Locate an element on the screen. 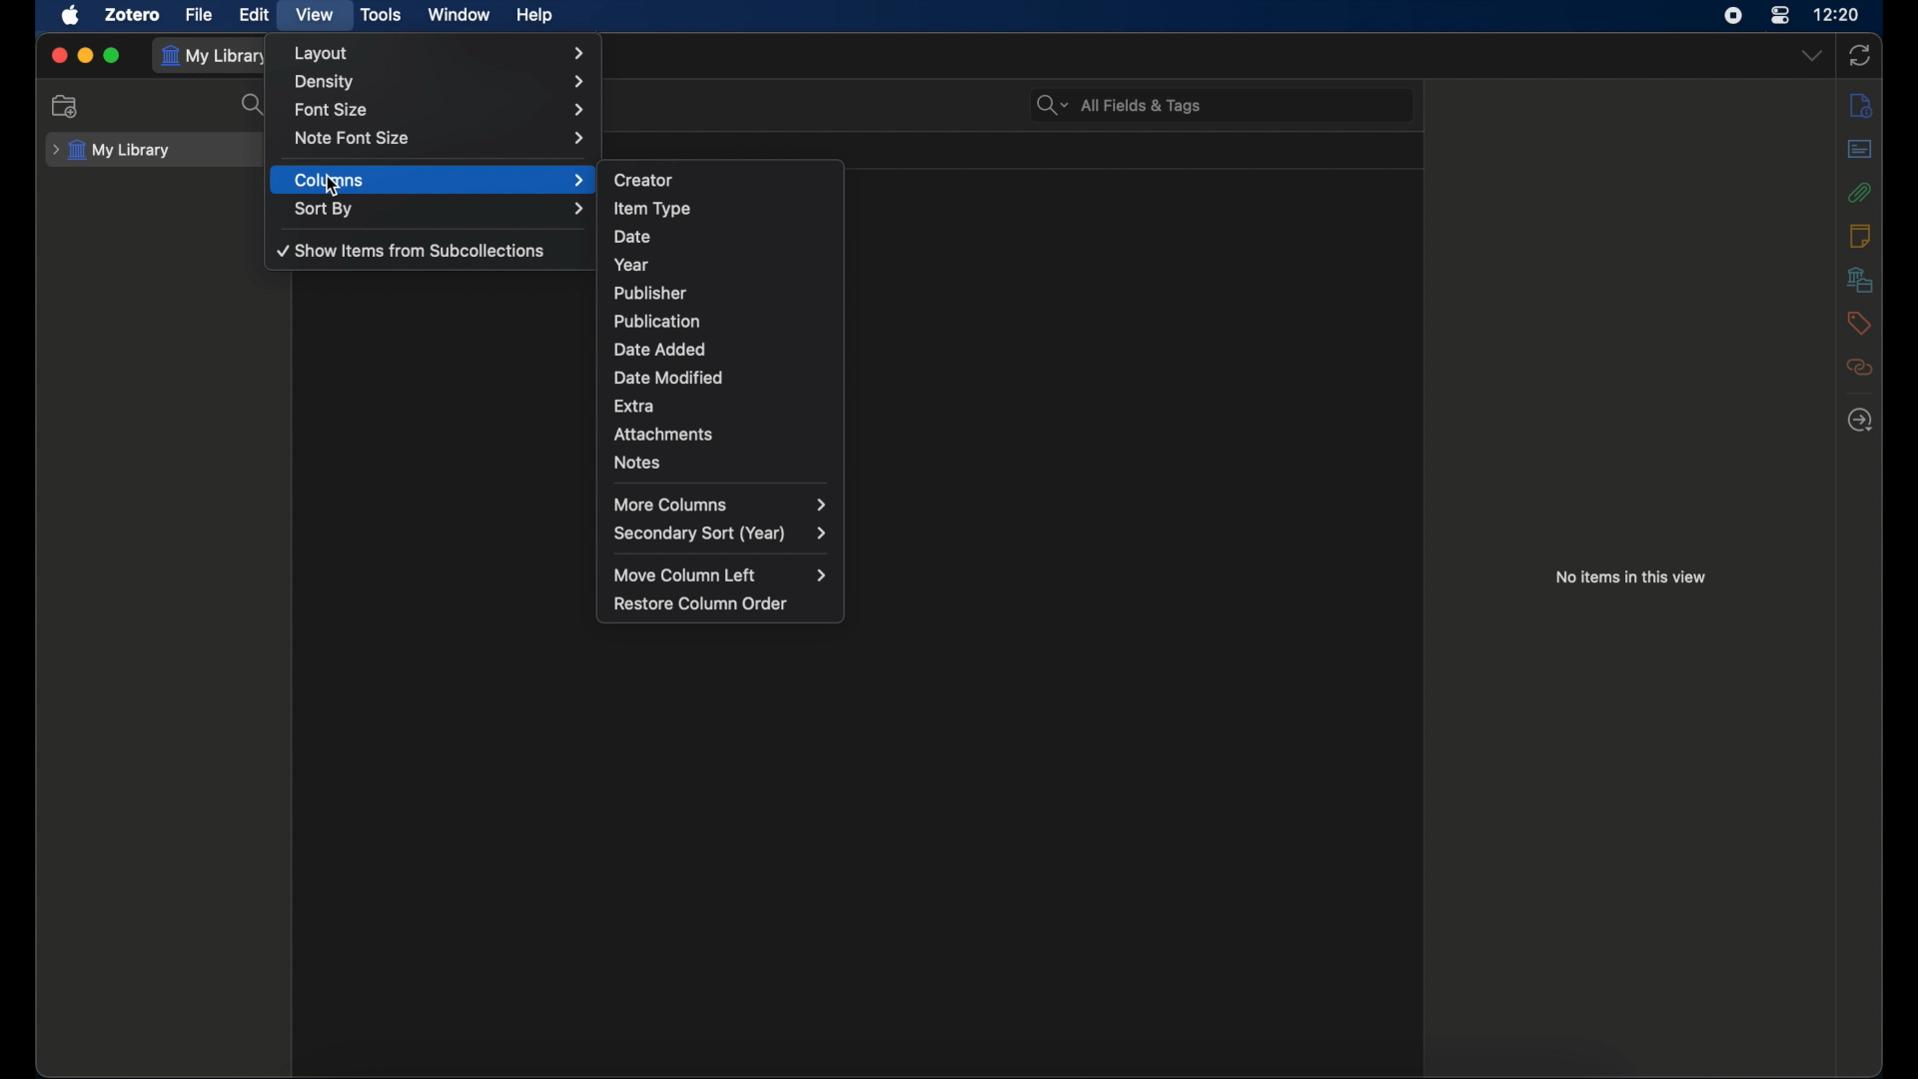  date added is located at coordinates (659, 350).